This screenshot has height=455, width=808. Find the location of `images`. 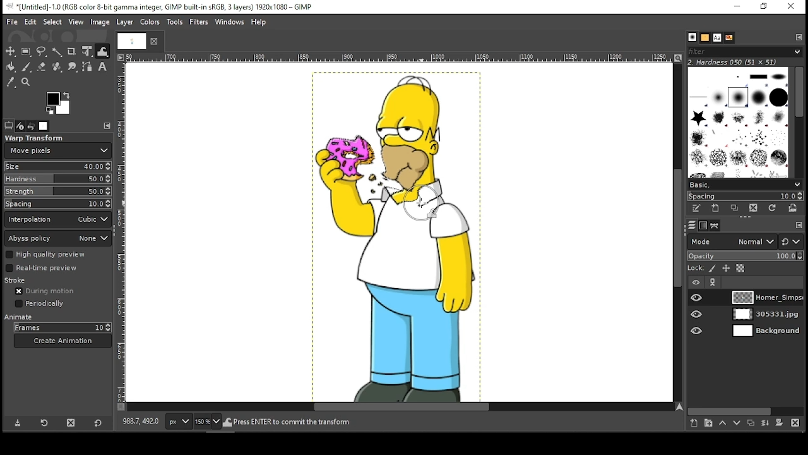

images is located at coordinates (43, 126).